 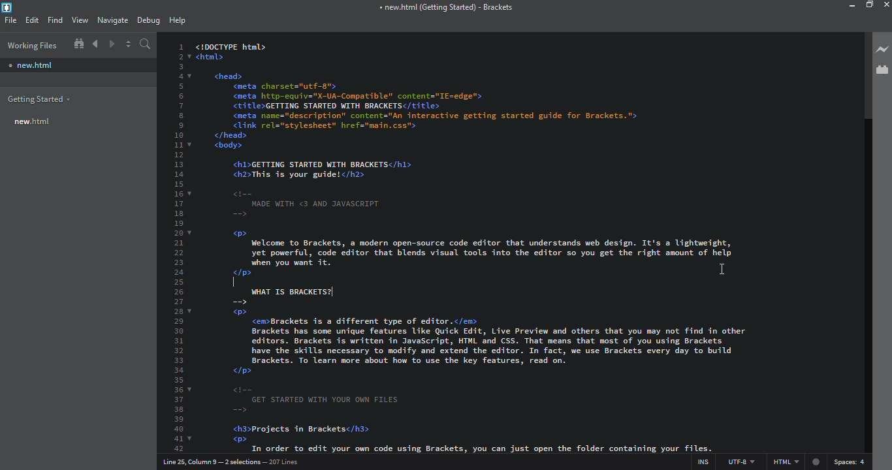 I want to click on navigate, so click(x=112, y=18).